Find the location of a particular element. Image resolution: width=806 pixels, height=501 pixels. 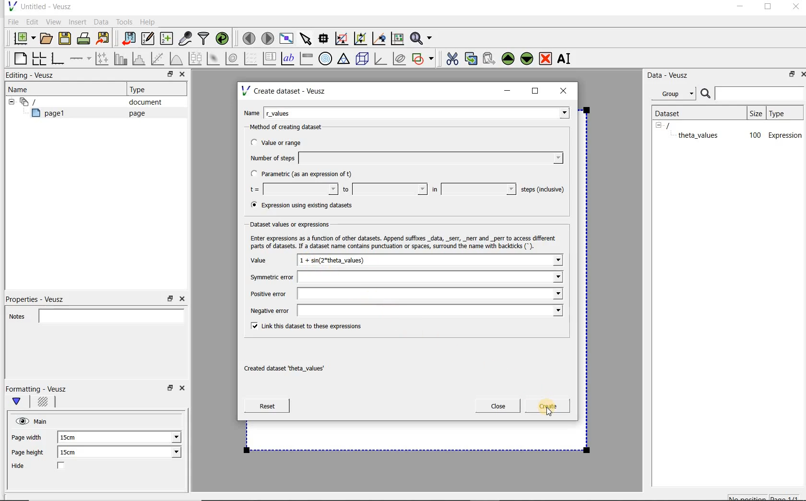

remove the selected widget is located at coordinates (546, 58).